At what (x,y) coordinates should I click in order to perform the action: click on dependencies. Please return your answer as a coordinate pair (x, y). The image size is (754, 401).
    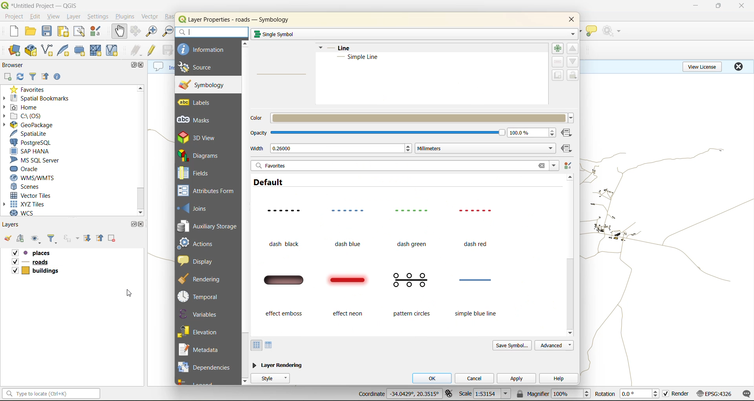
    Looking at the image, I should click on (208, 366).